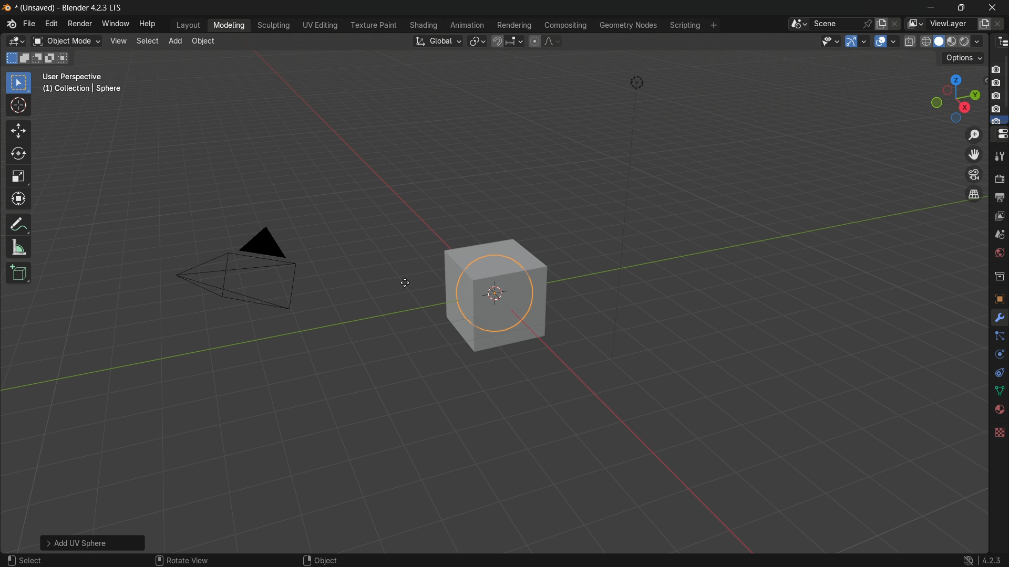 This screenshot has width=1009, height=567. Describe the element at coordinates (147, 40) in the screenshot. I see `select` at that location.